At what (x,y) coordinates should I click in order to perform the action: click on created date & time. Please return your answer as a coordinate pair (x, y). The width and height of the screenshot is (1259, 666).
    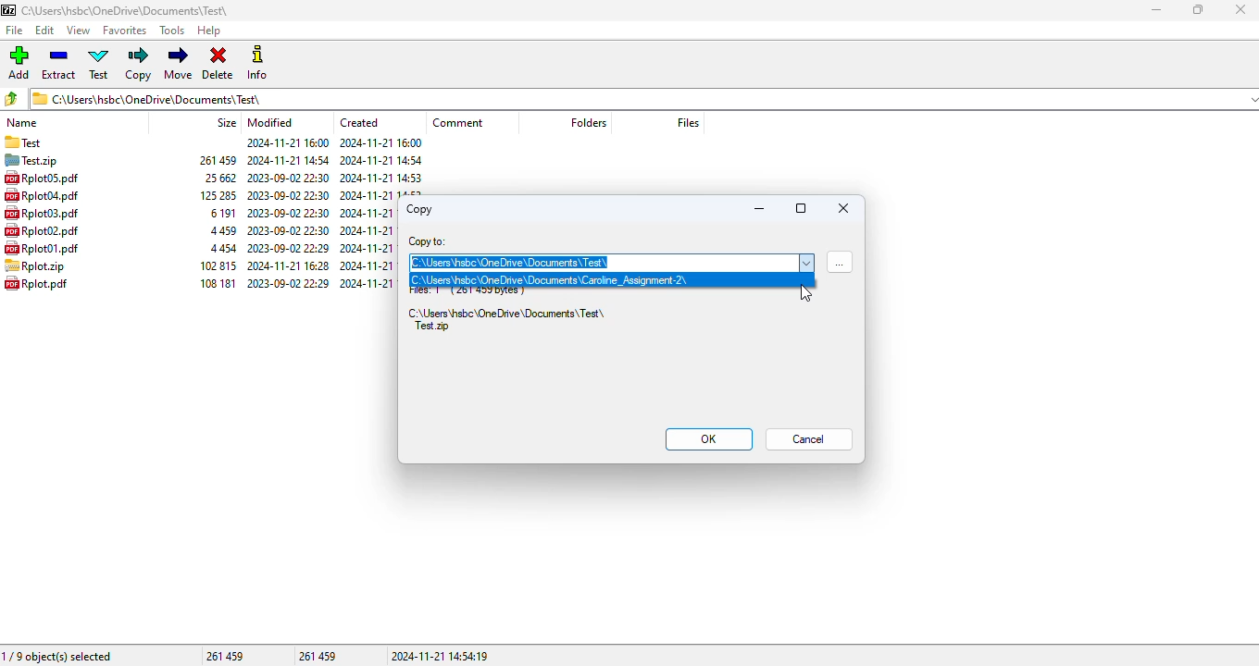
    Looking at the image, I should click on (368, 231).